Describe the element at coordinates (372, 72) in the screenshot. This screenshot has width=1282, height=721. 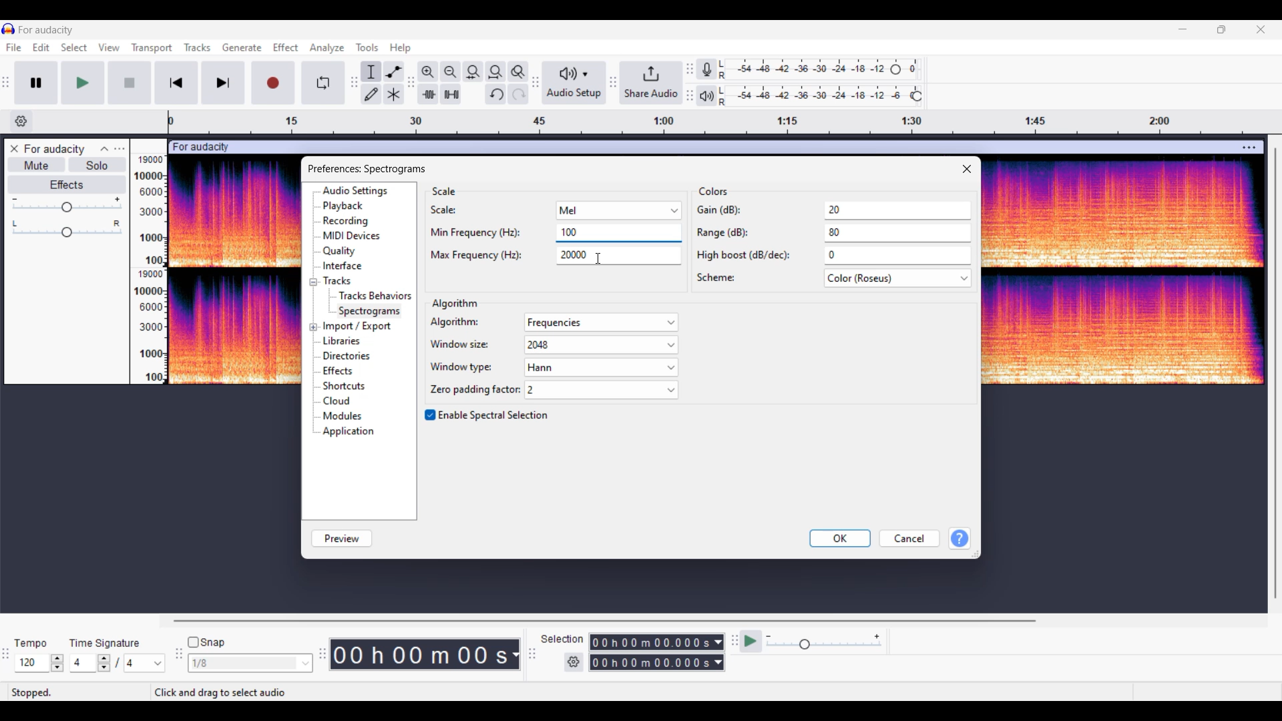
I see `Selection tool` at that location.